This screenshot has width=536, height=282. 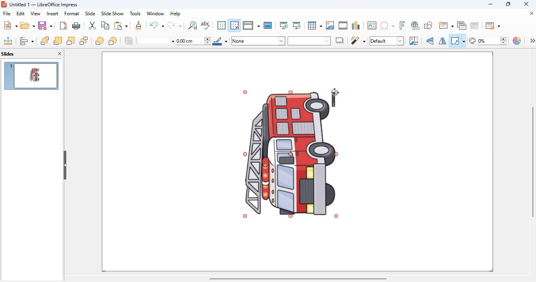 What do you see at coordinates (526, 4) in the screenshot?
I see `close` at bounding box center [526, 4].